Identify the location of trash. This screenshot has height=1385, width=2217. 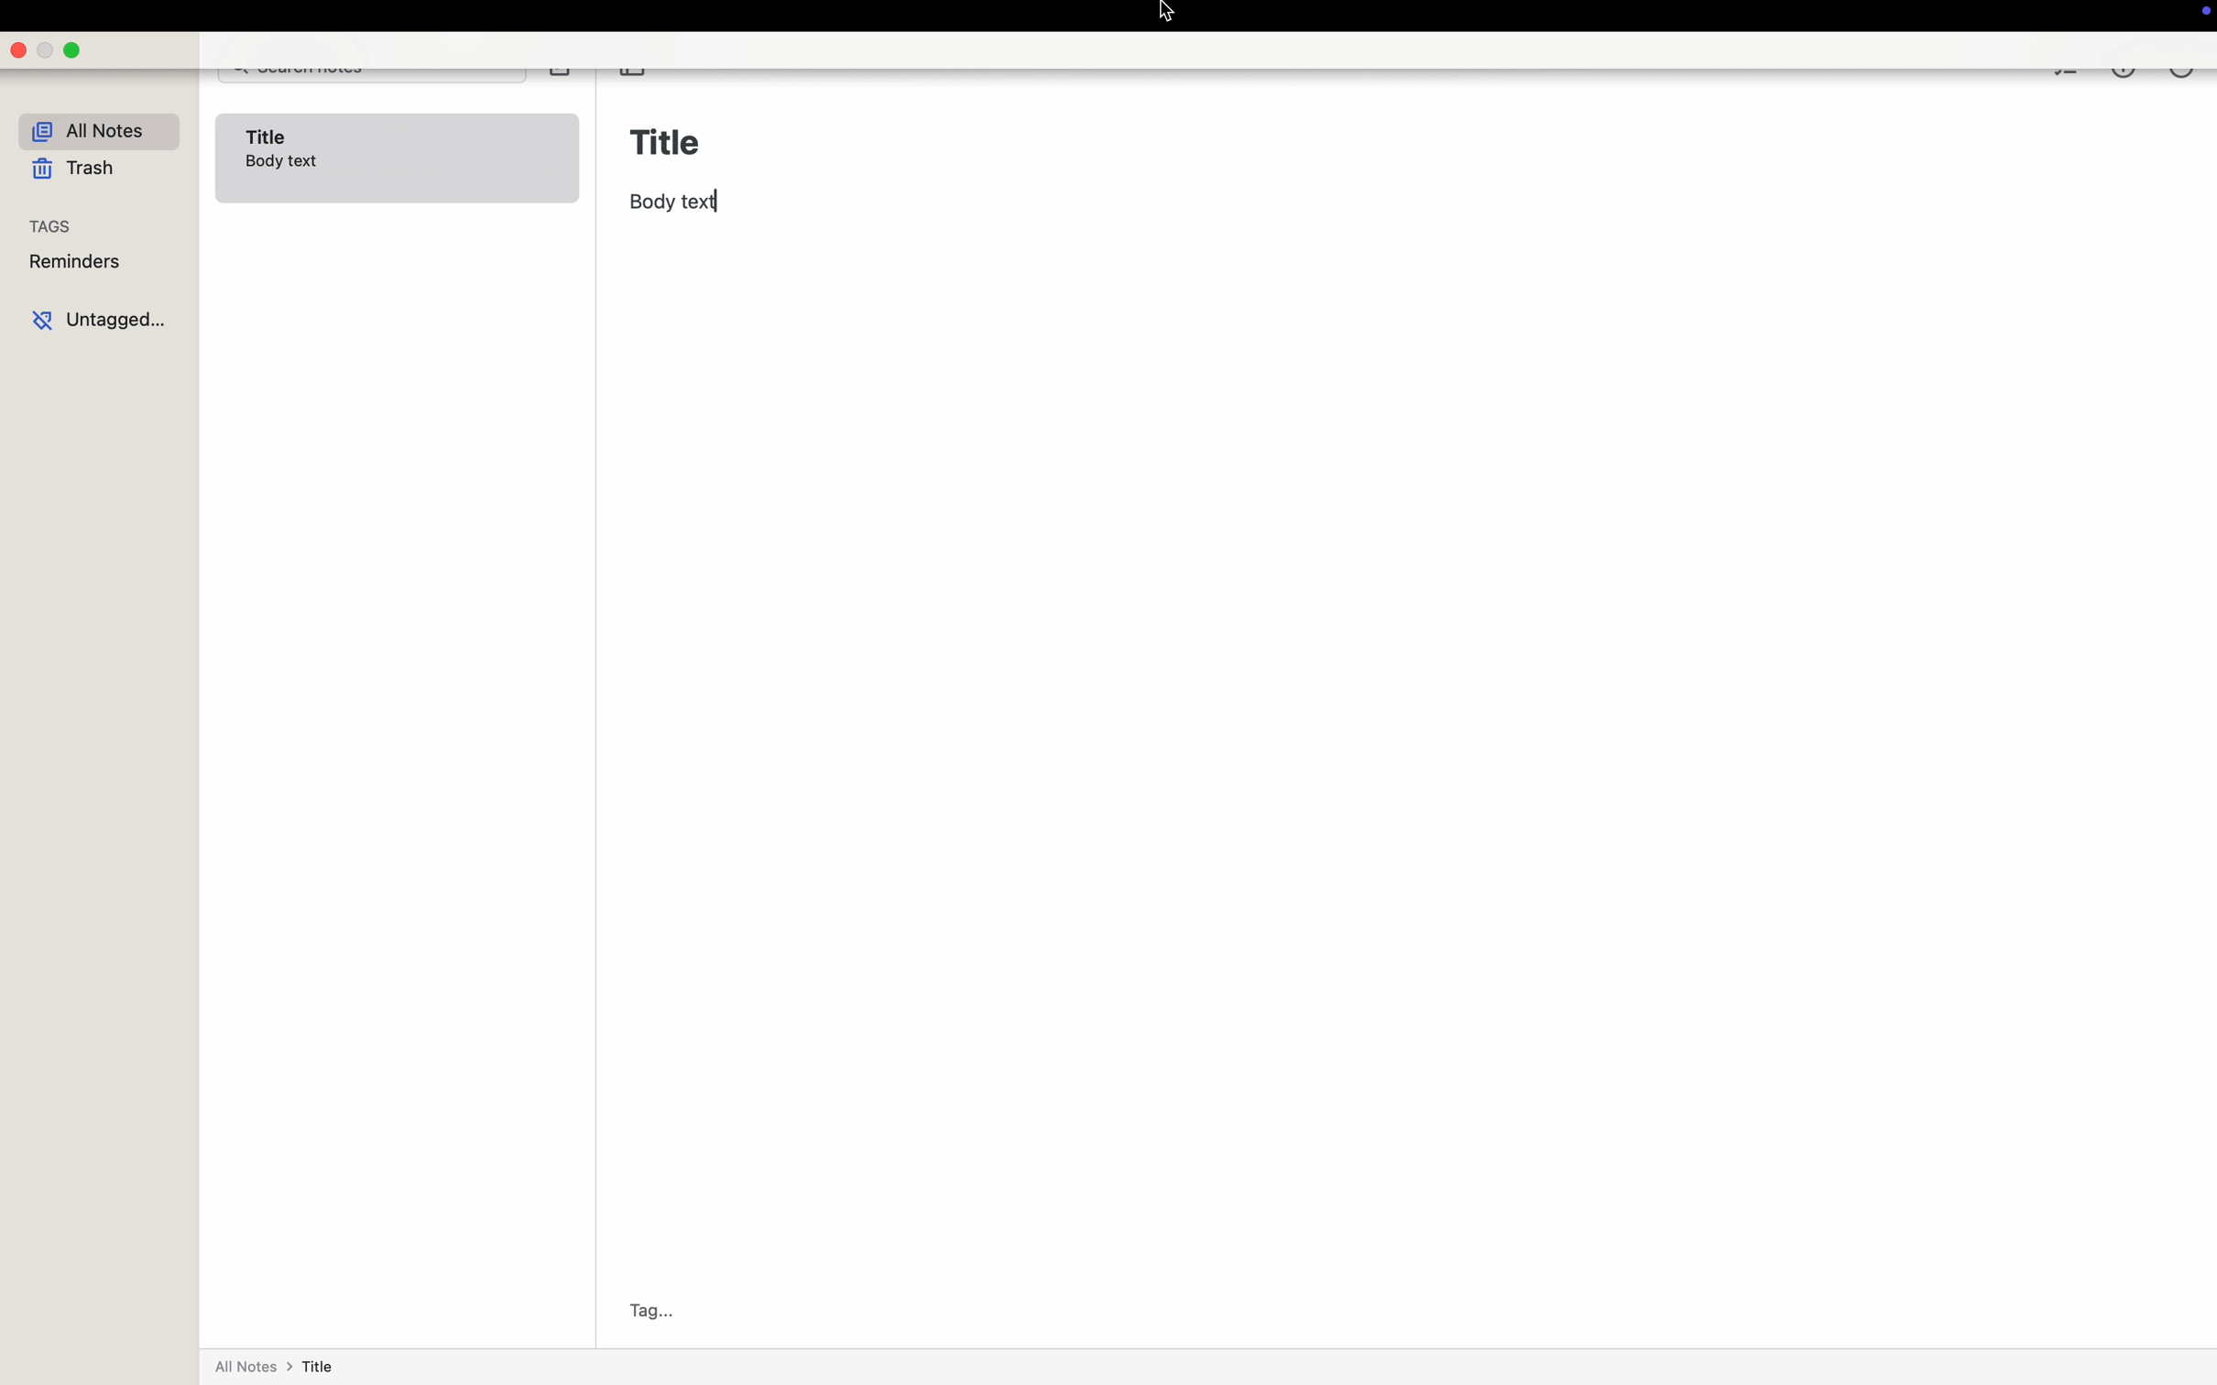
(73, 169).